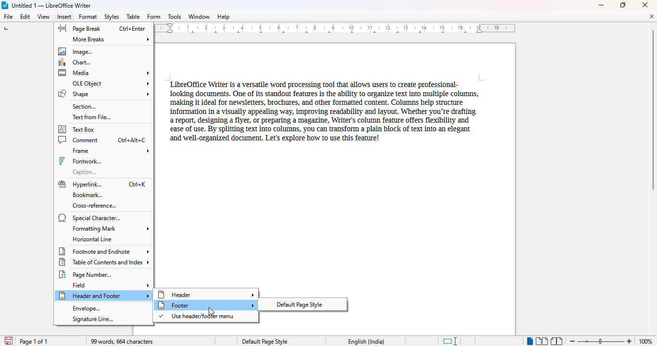  I want to click on close documemt, so click(652, 16).